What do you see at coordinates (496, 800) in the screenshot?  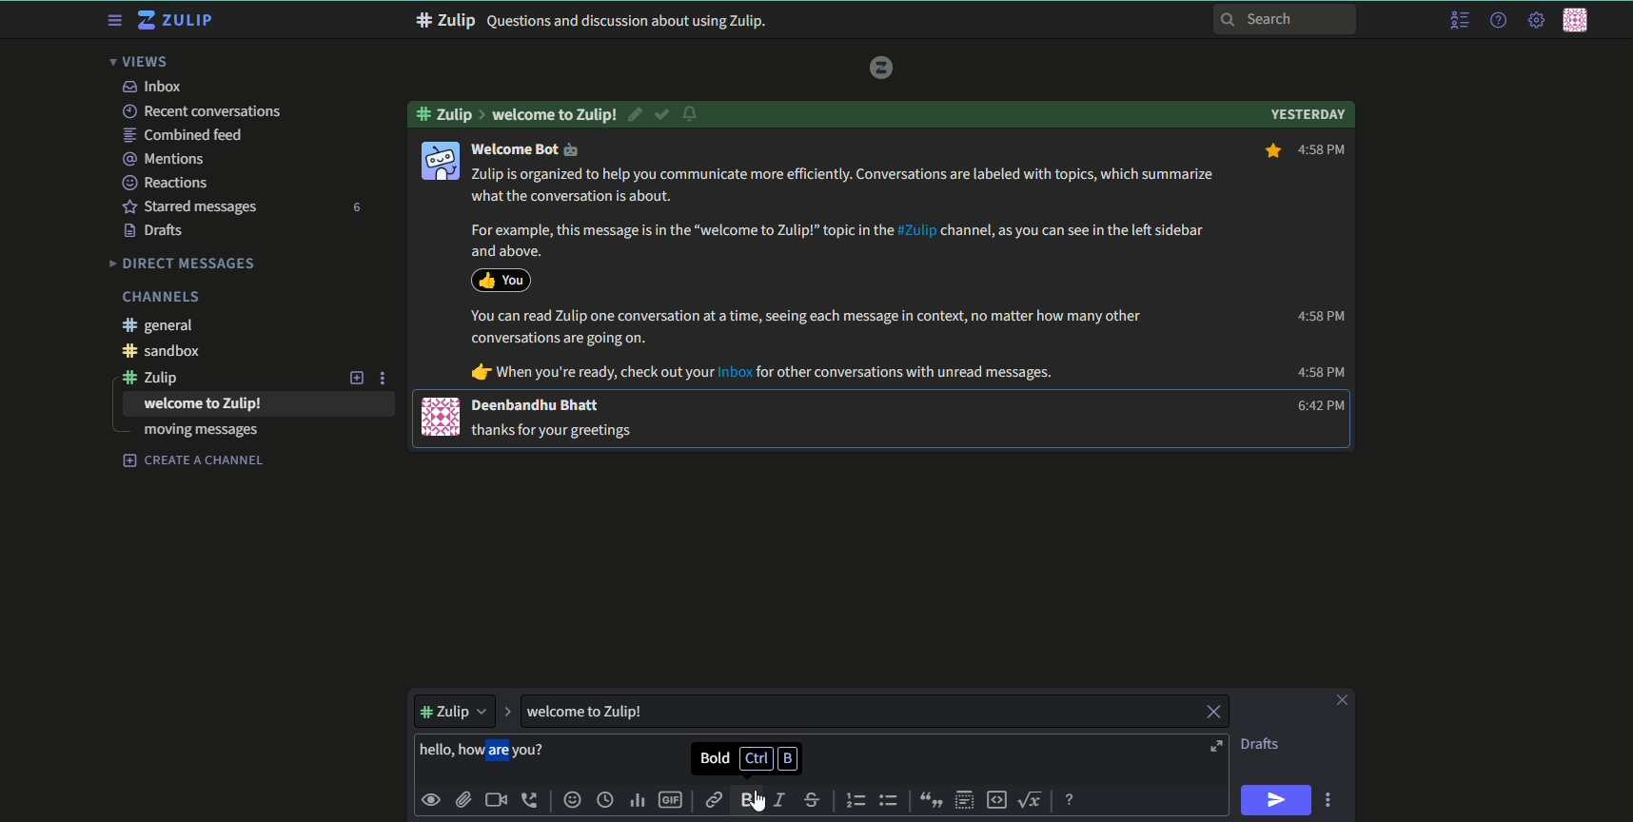 I see `add video call` at bounding box center [496, 800].